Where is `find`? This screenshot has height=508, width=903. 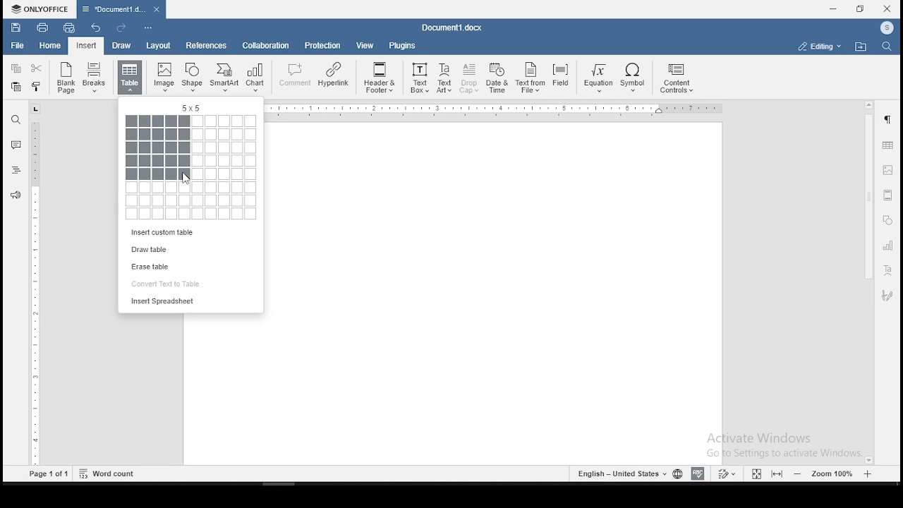 find is located at coordinates (885, 47).